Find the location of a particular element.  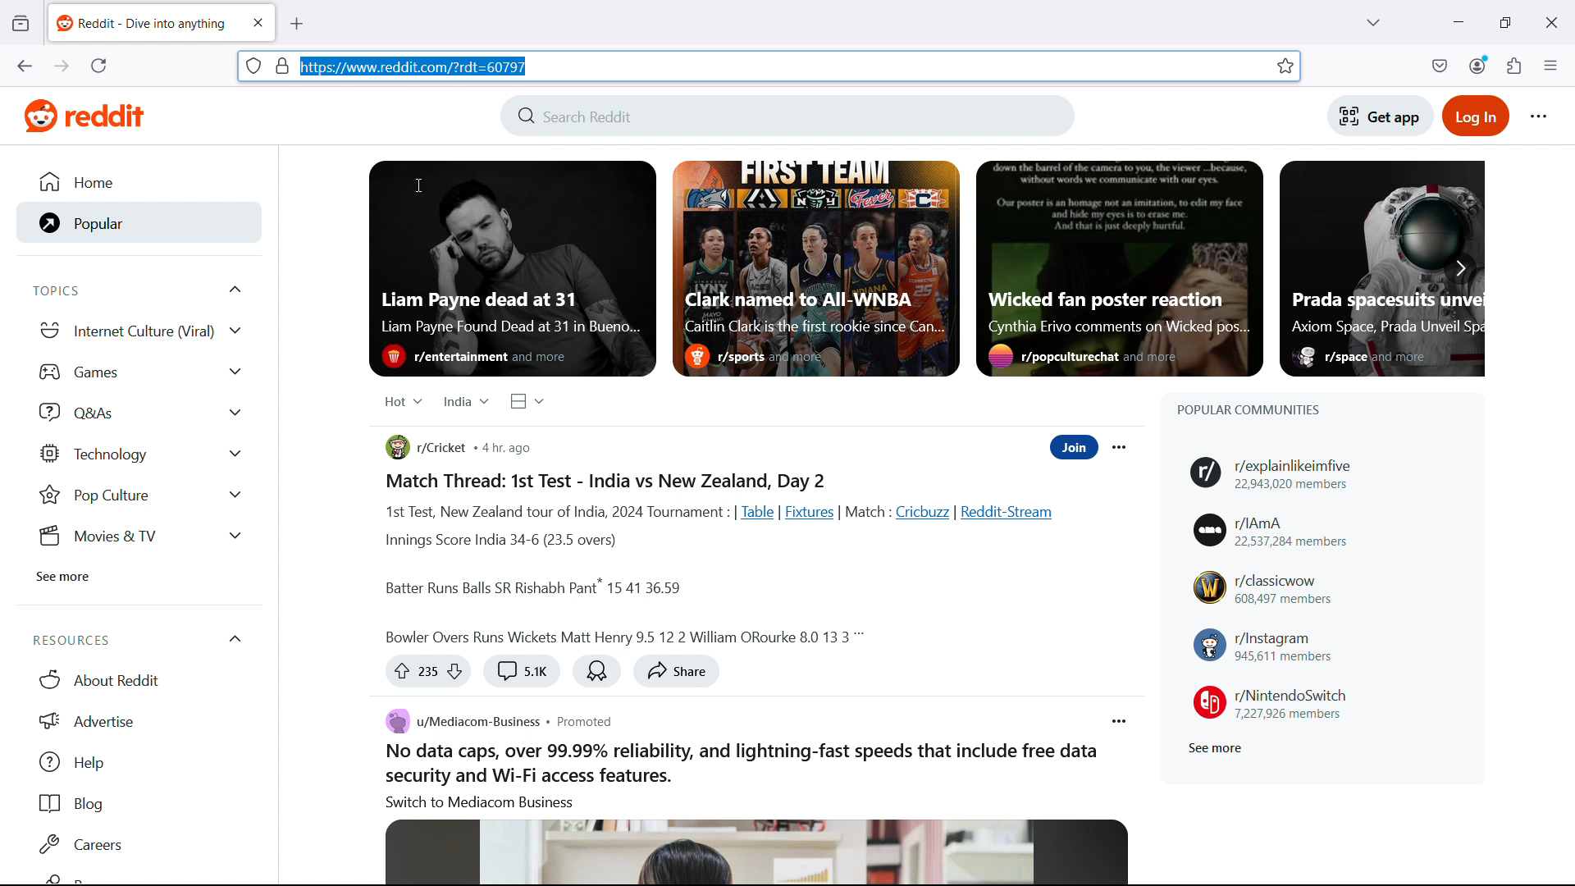

Reddit options is located at coordinates (1541, 116).